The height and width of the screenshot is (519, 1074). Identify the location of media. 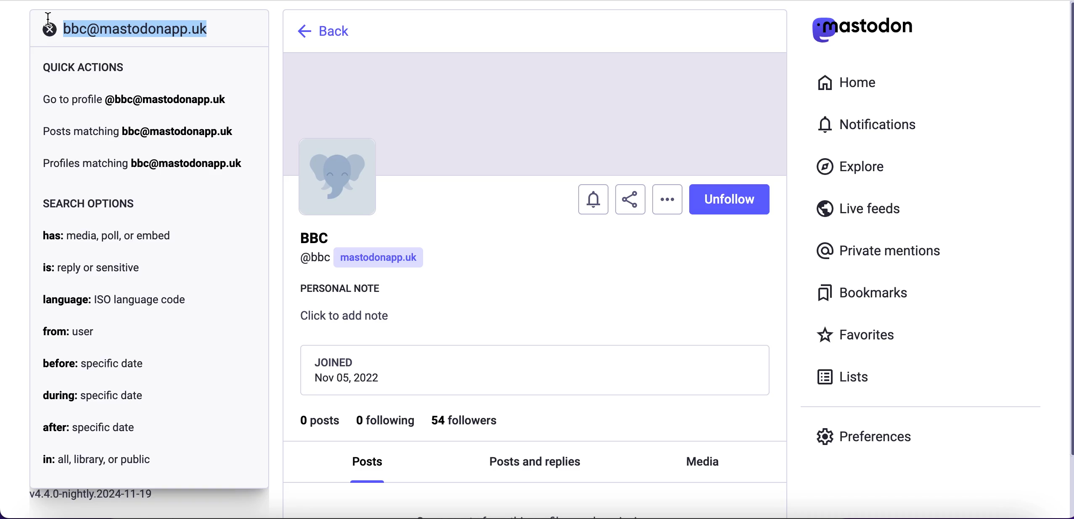
(701, 462).